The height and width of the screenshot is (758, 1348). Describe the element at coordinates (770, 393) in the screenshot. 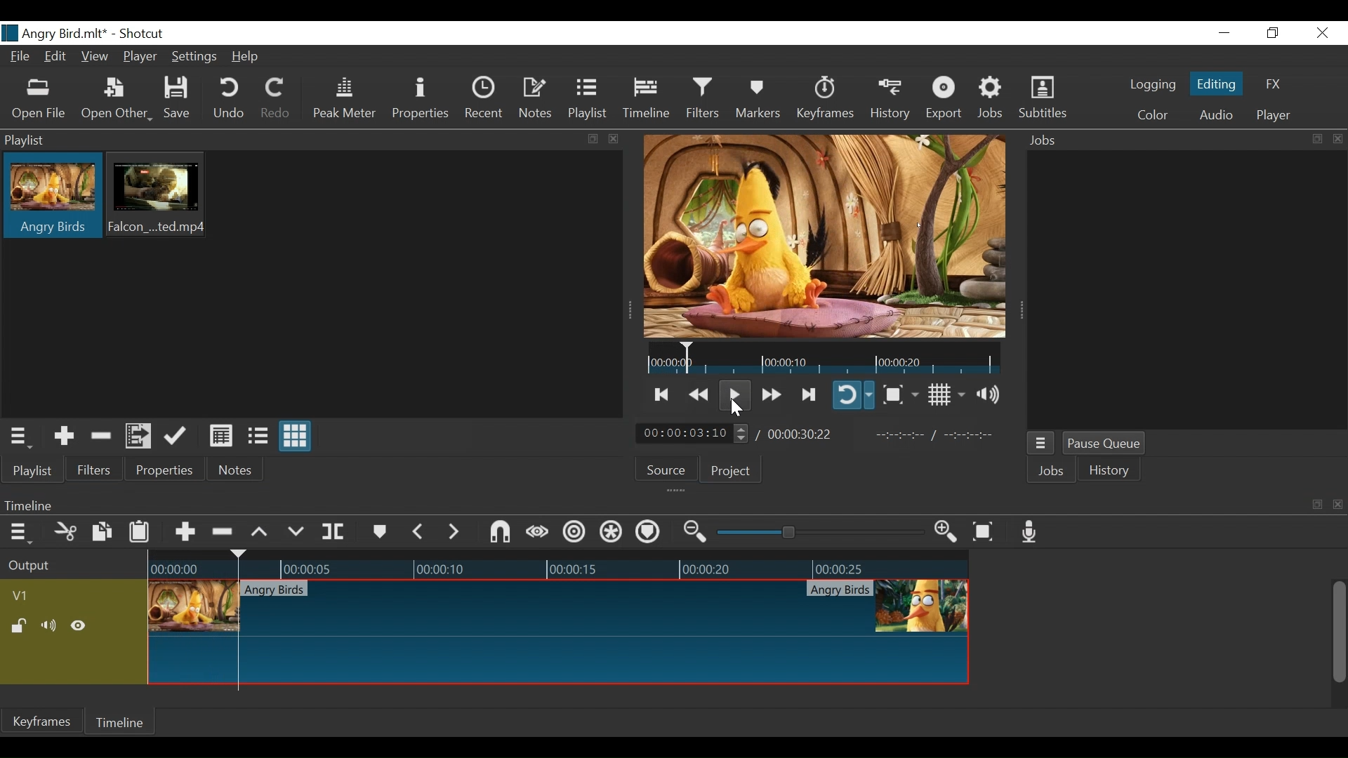

I see `Play quickly forward` at that location.